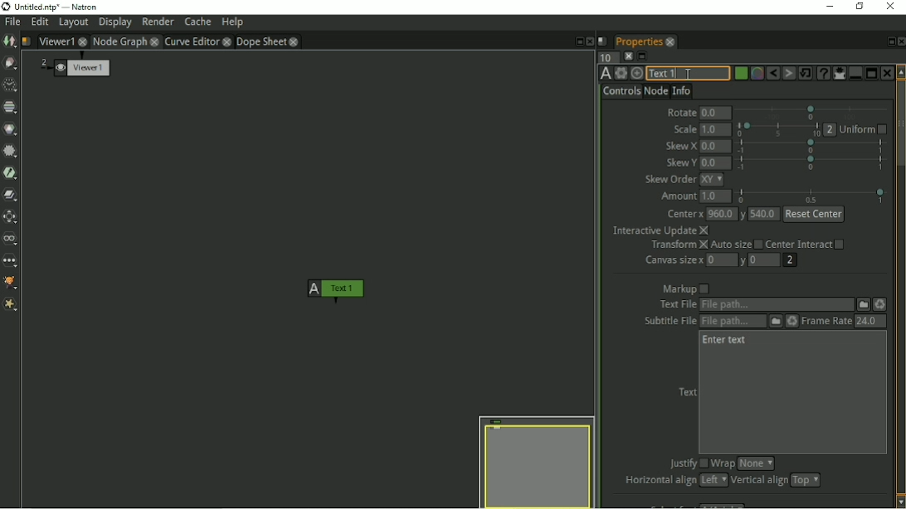 The width and height of the screenshot is (906, 509). Describe the element at coordinates (823, 73) in the screenshot. I see `Advanced text generator node` at that location.